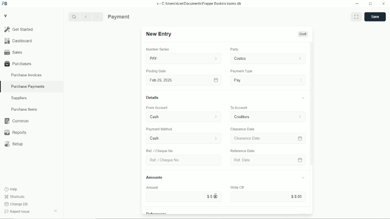 Image resolution: width=390 pixels, height=219 pixels. Describe the element at coordinates (235, 187) in the screenshot. I see `Write OF` at that location.